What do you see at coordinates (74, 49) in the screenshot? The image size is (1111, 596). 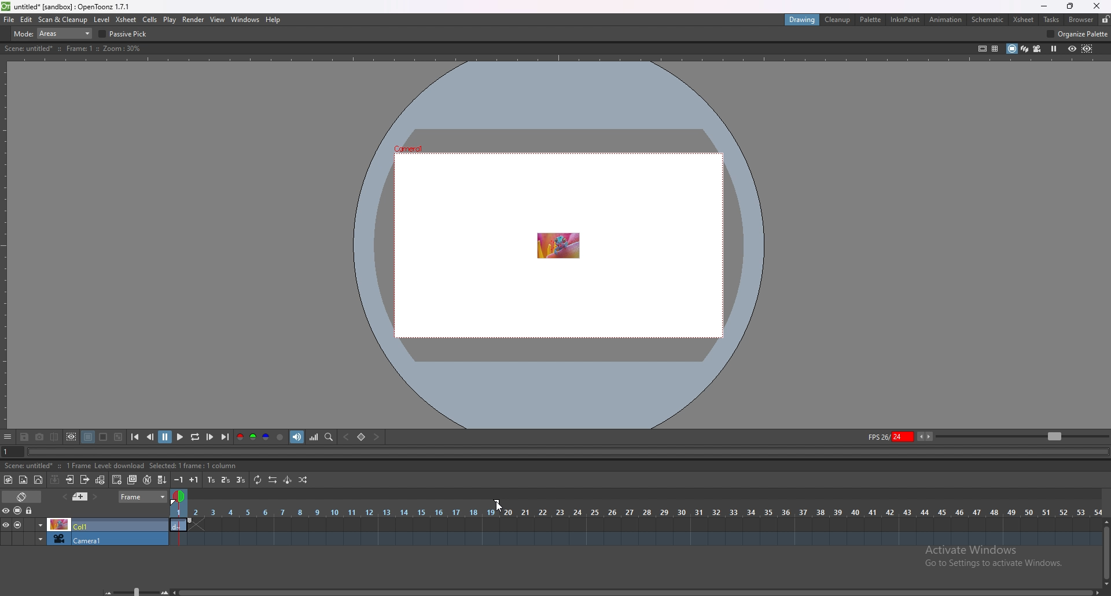 I see `description` at bounding box center [74, 49].